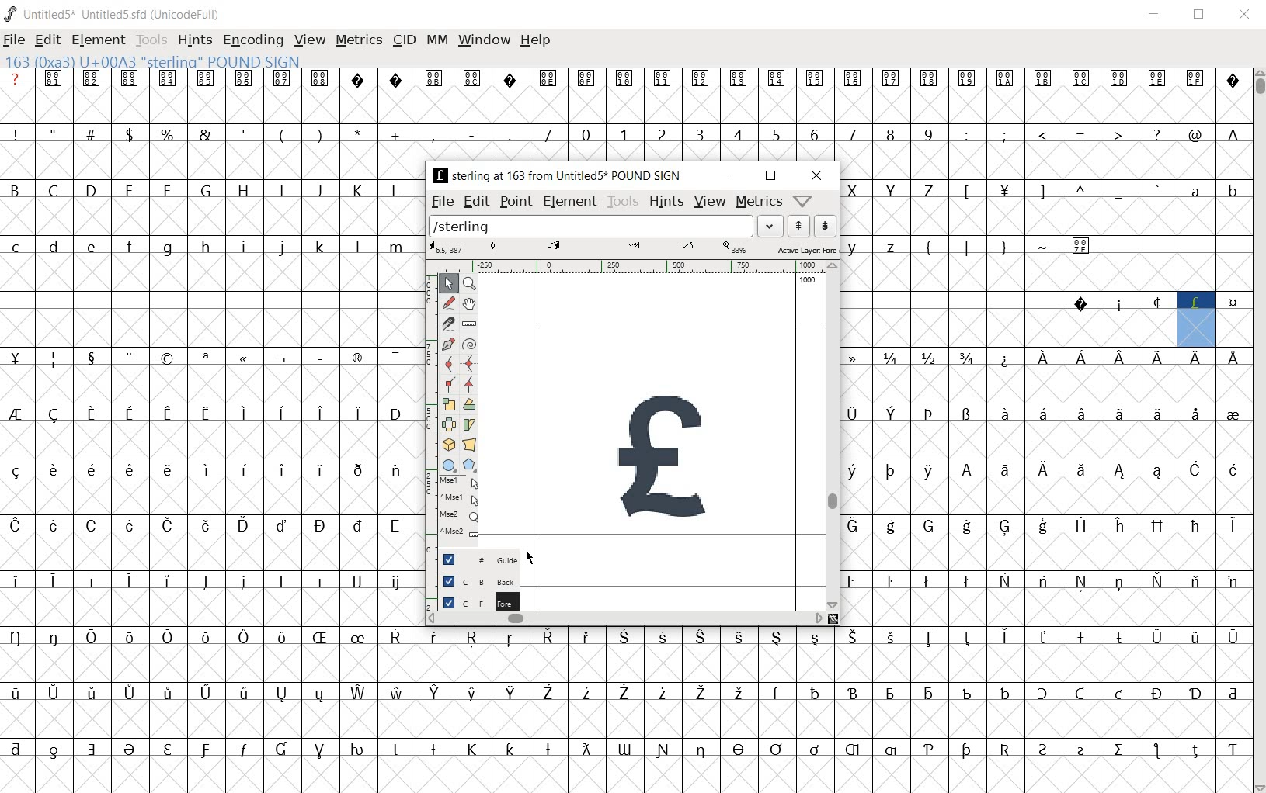  I want to click on Symbol, so click(1119, 526).